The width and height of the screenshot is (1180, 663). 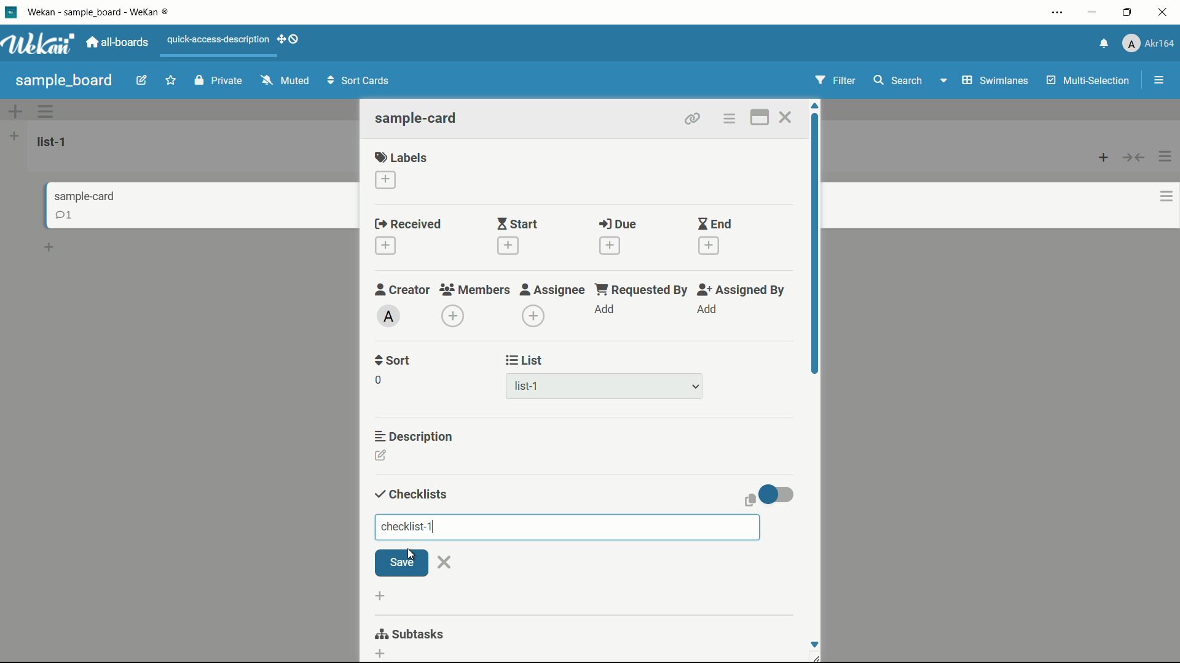 What do you see at coordinates (777, 494) in the screenshot?
I see `toggle button` at bounding box center [777, 494].